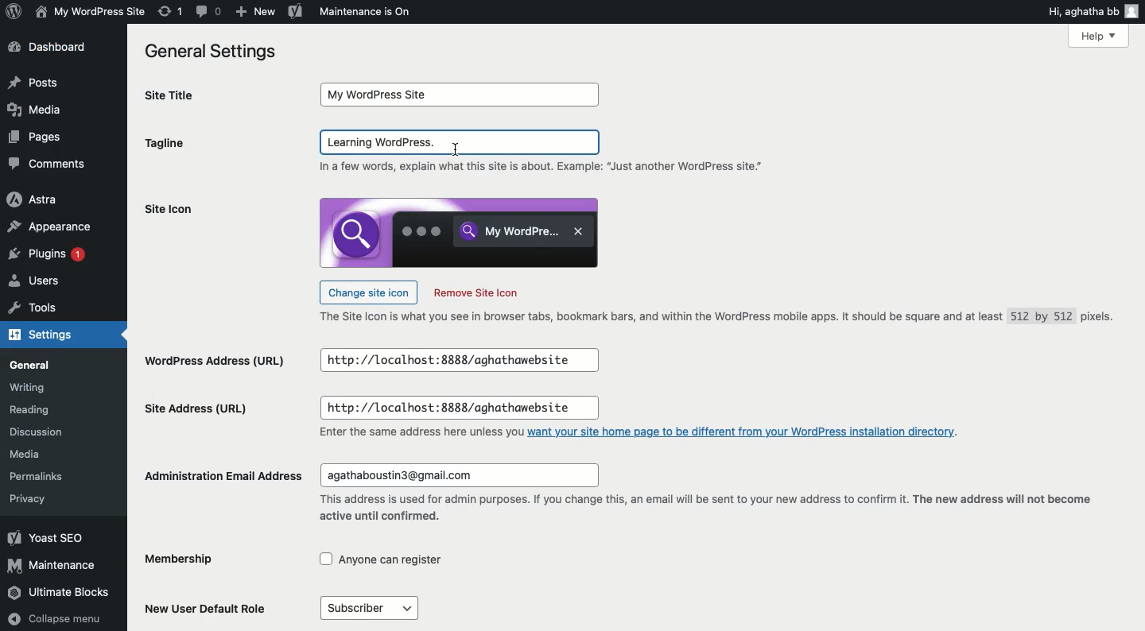  I want to click on Reading, so click(34, 411).